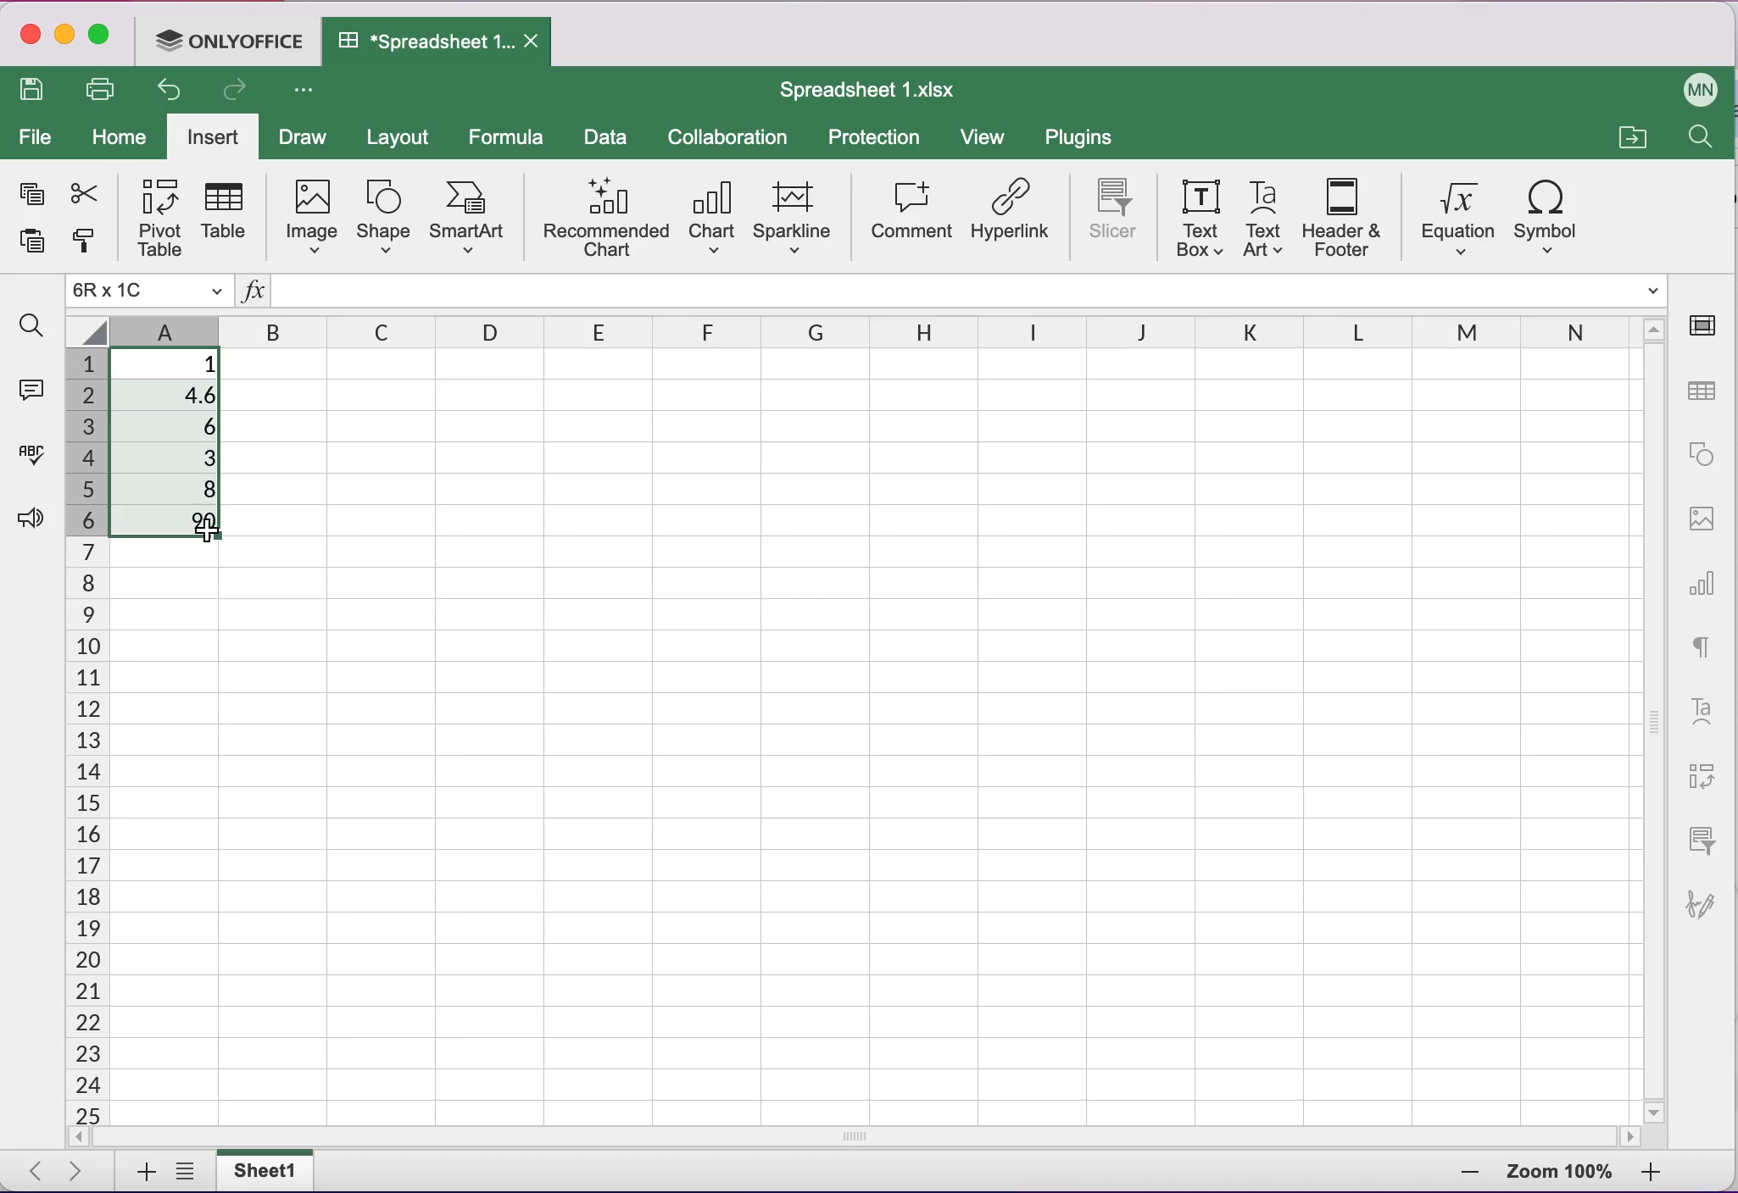  What do you see at coordinates (1453, 219) in the screenshot?
I see `equation` at bounding box center [1453, 219].